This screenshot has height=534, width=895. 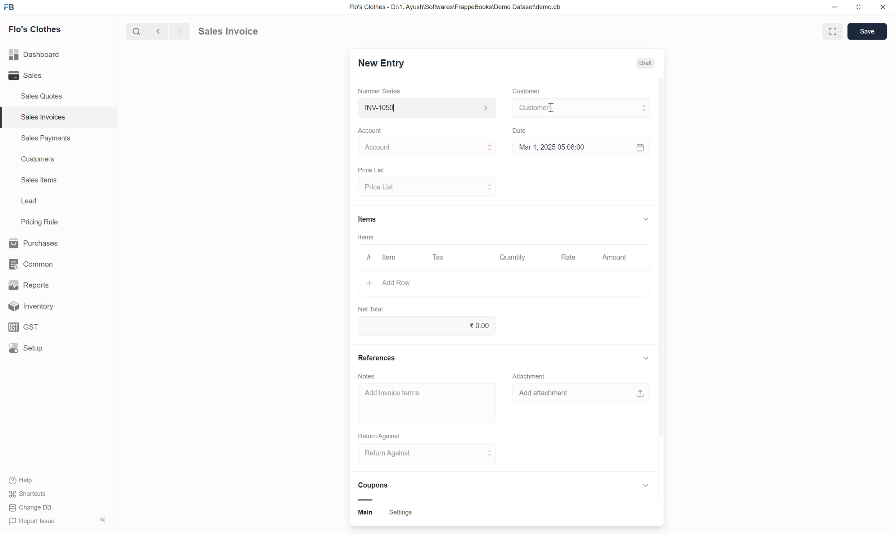 I want to click on search , so click(x=135, y=33).